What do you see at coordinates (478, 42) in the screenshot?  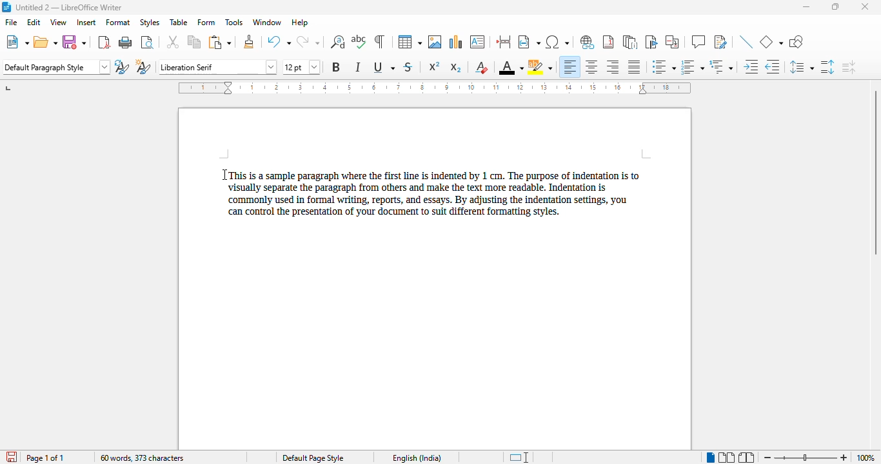 I see `insert text box` at bounding box center [478, 42].